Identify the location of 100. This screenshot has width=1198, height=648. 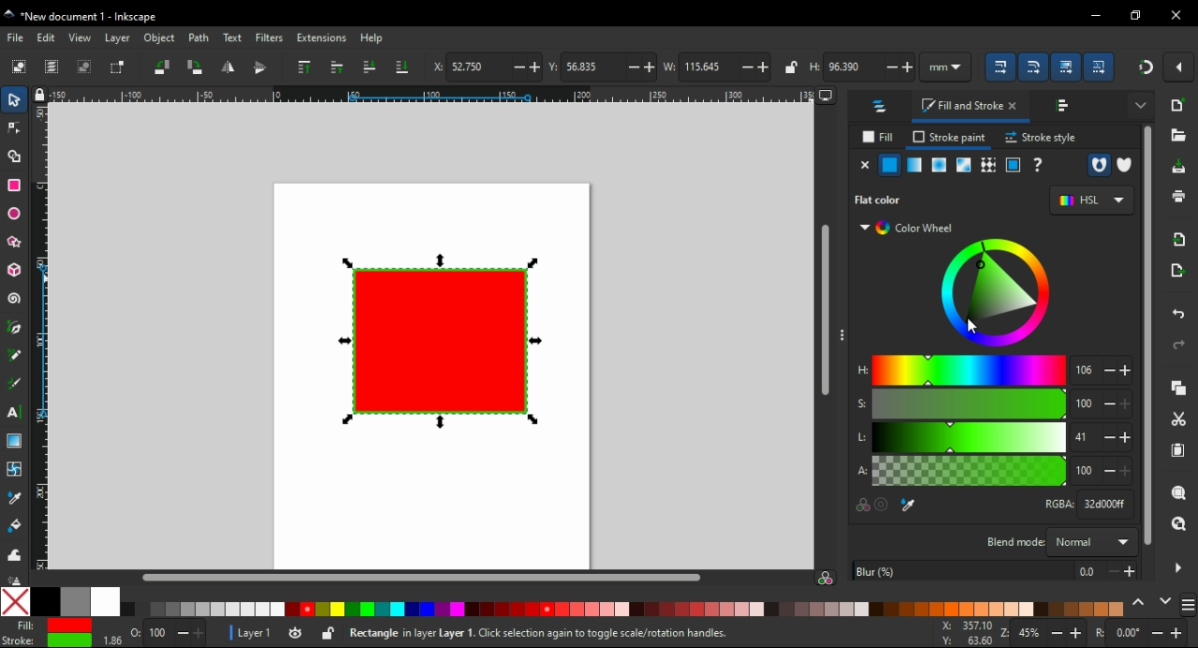
(1084, 404).